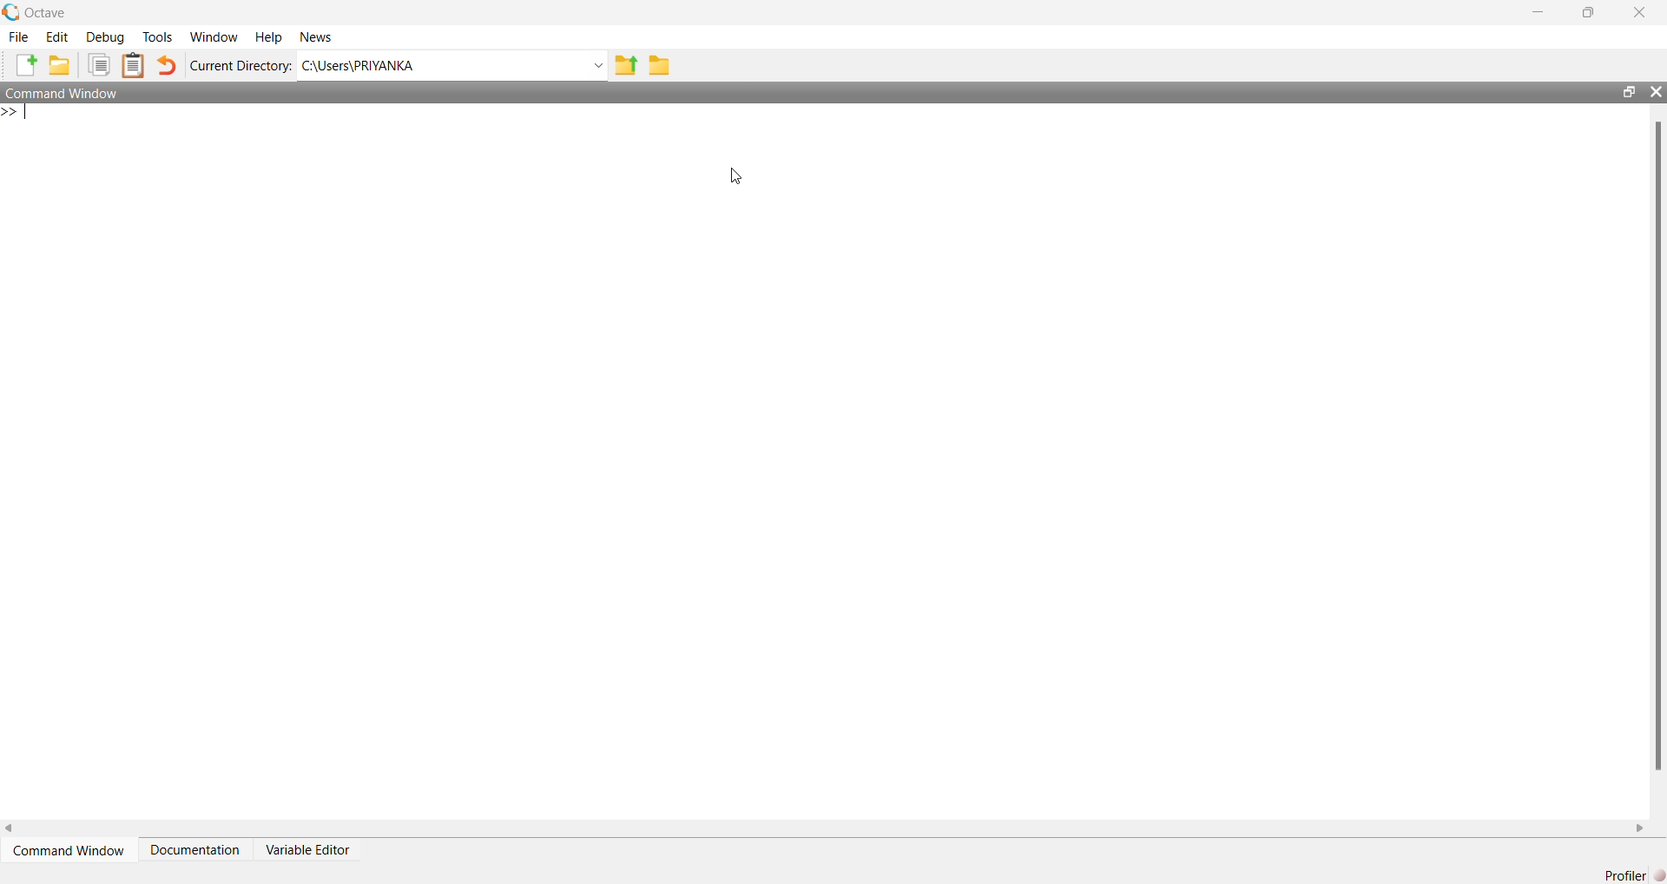  What do you see at coordinates (99, 65) in the screenshot?
I see `Duplicate` at bounding box center [99, 65].